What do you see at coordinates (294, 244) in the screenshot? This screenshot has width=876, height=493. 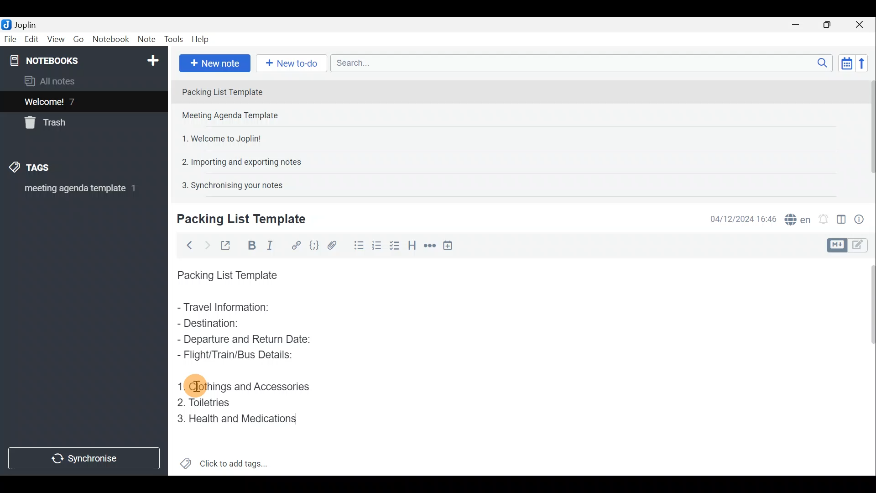 I see `Hyperlink` at bounding box center [294, 244].